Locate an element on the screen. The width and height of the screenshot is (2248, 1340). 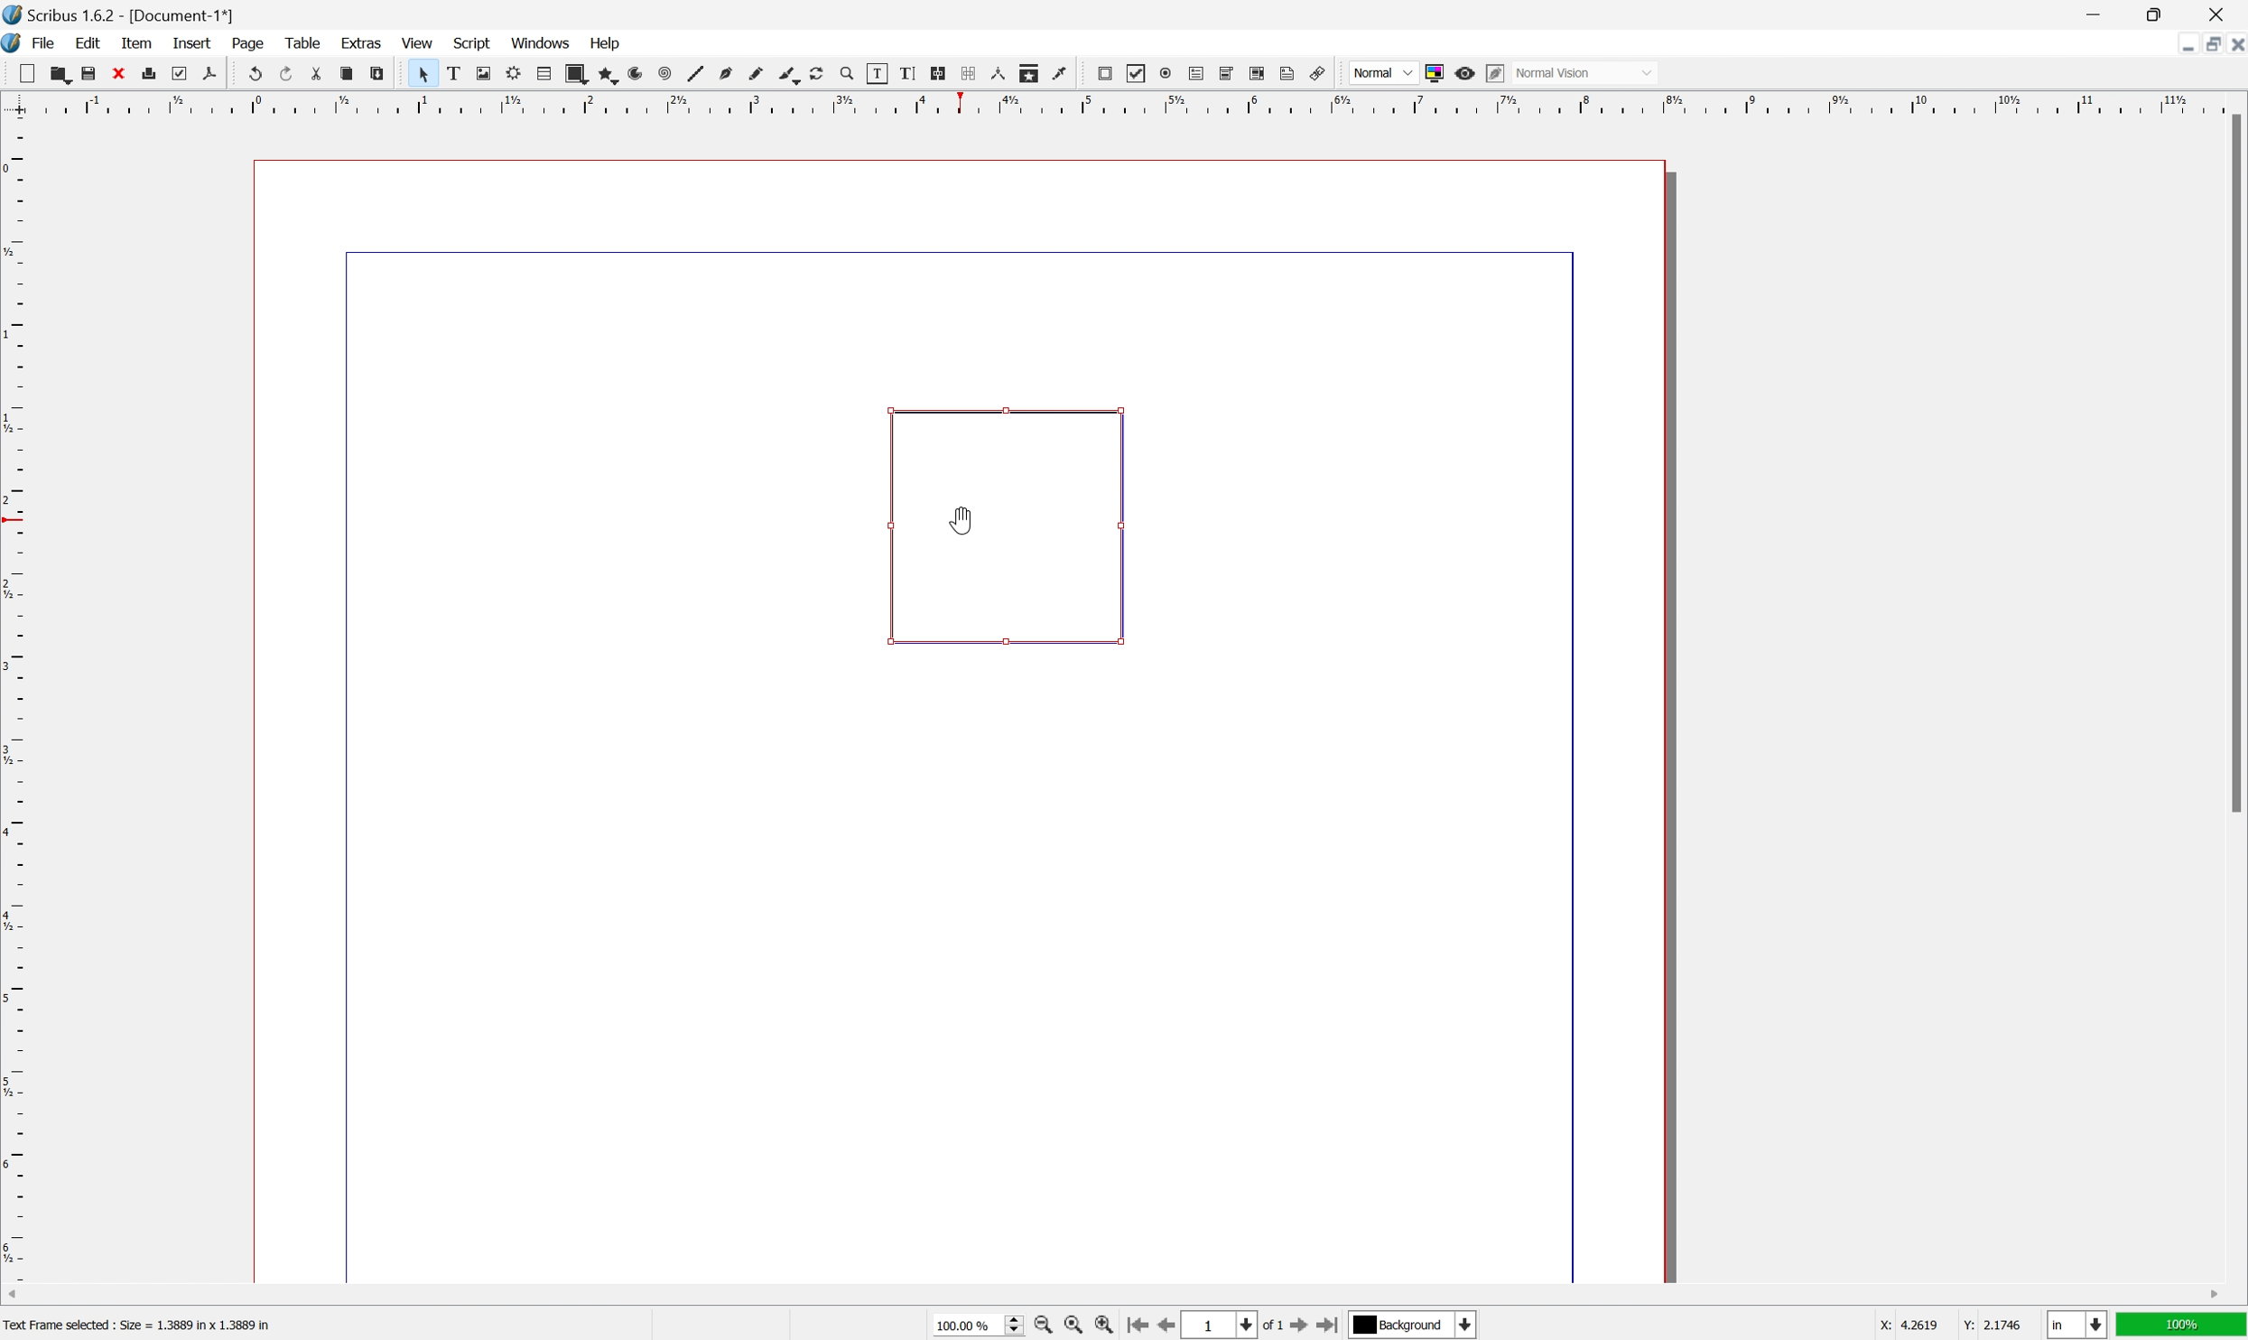
select item is located at coordinates (423, 74).